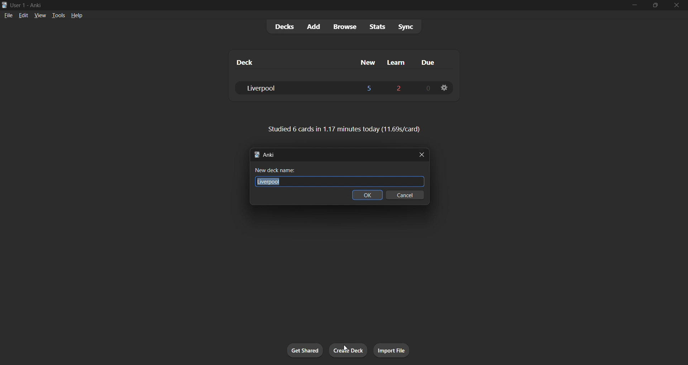 The height and width of the screenshot is (365, 688). I want to click on new tab title, so click(330, 155).